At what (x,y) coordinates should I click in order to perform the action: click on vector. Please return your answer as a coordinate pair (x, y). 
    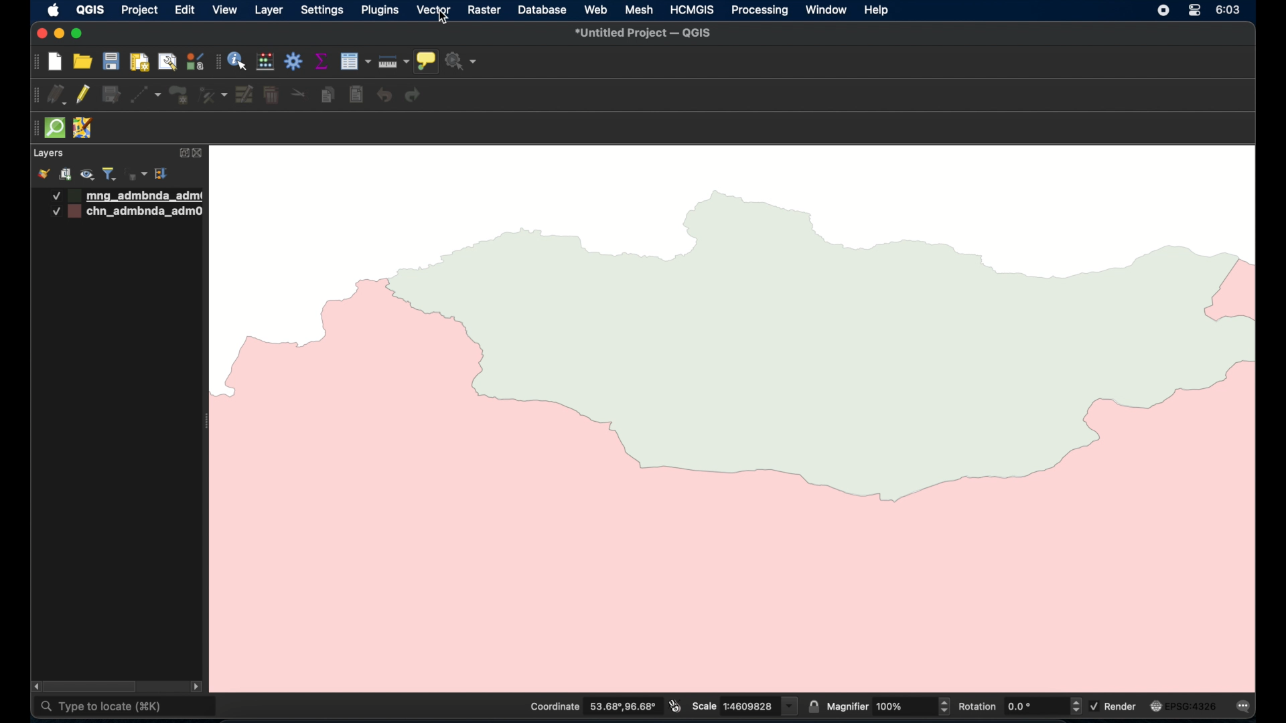
    Looking at the image, I should click on (433, 11).